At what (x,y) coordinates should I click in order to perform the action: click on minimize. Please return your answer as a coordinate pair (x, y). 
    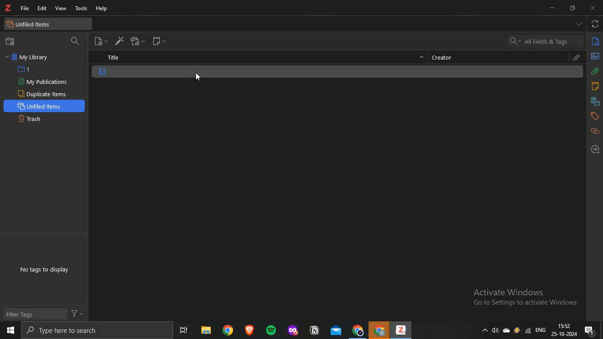
    Looking at the image, I should click on (554, 8).